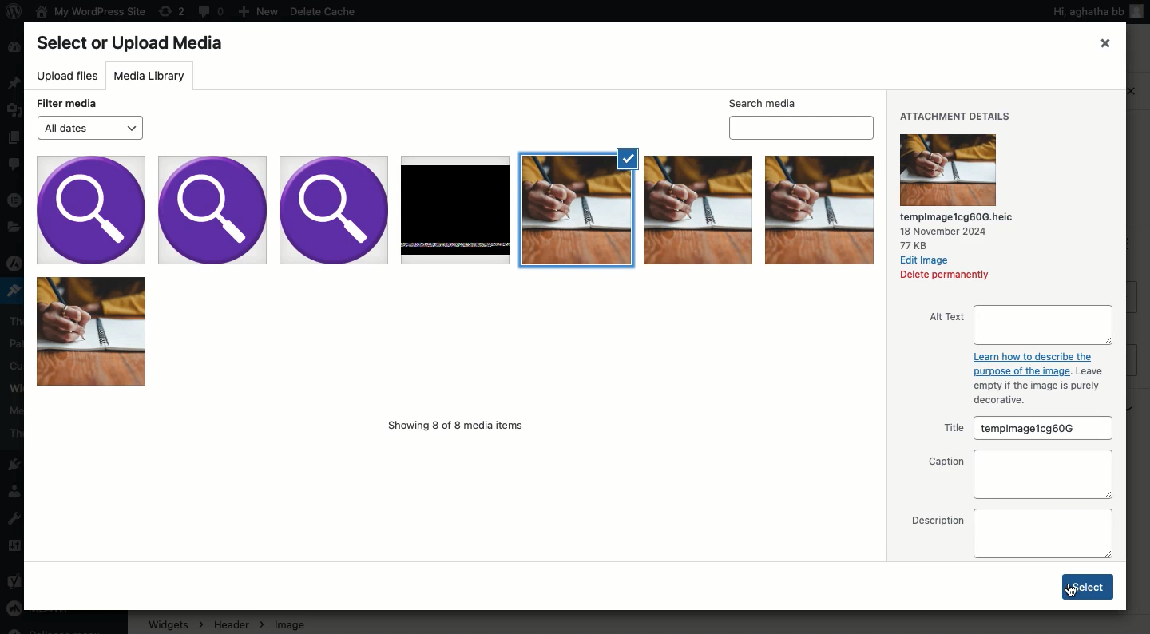  What do you see at coordinates (135, 44) in the screenshot?
I see `Select or upload media` at bounding box center [135, 44].